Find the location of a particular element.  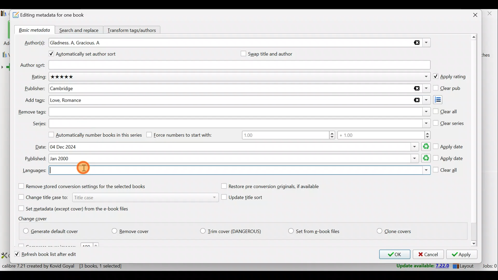

Author sort: is located at coordinates (32, 65).